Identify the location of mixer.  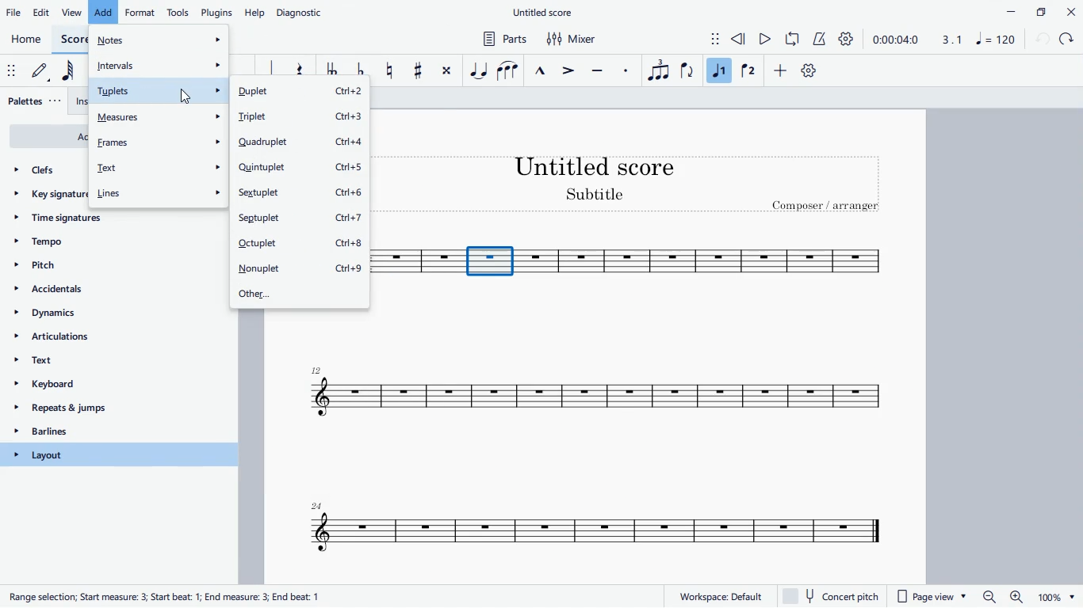
(573, 40).